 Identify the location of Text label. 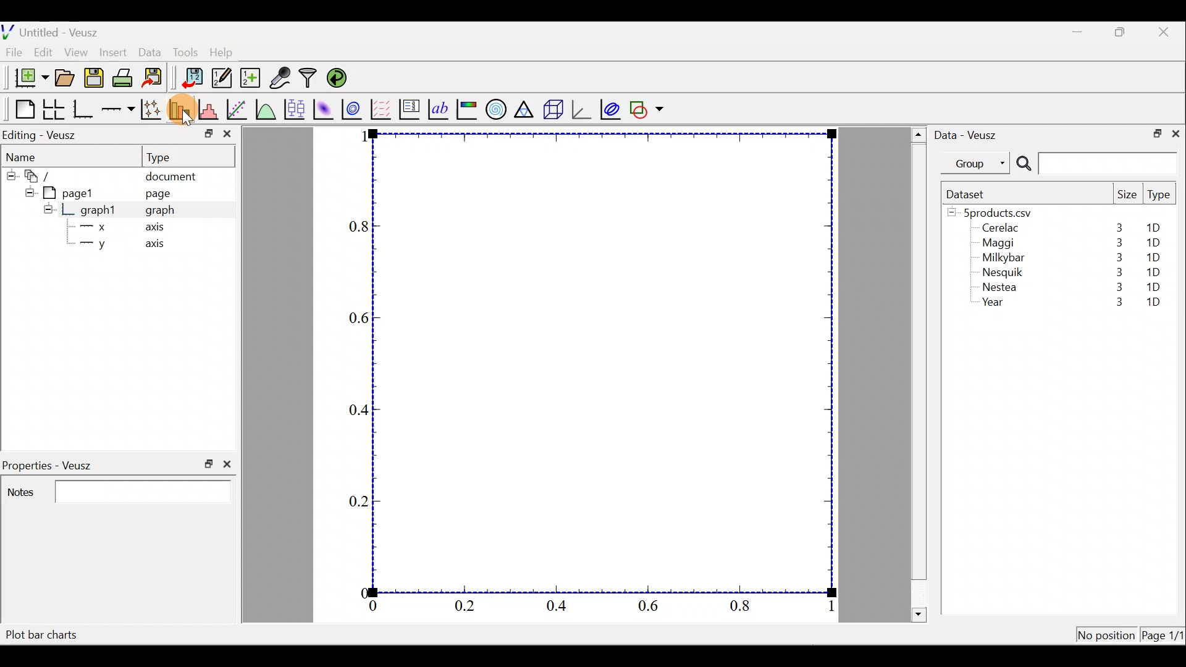
(440, 107).